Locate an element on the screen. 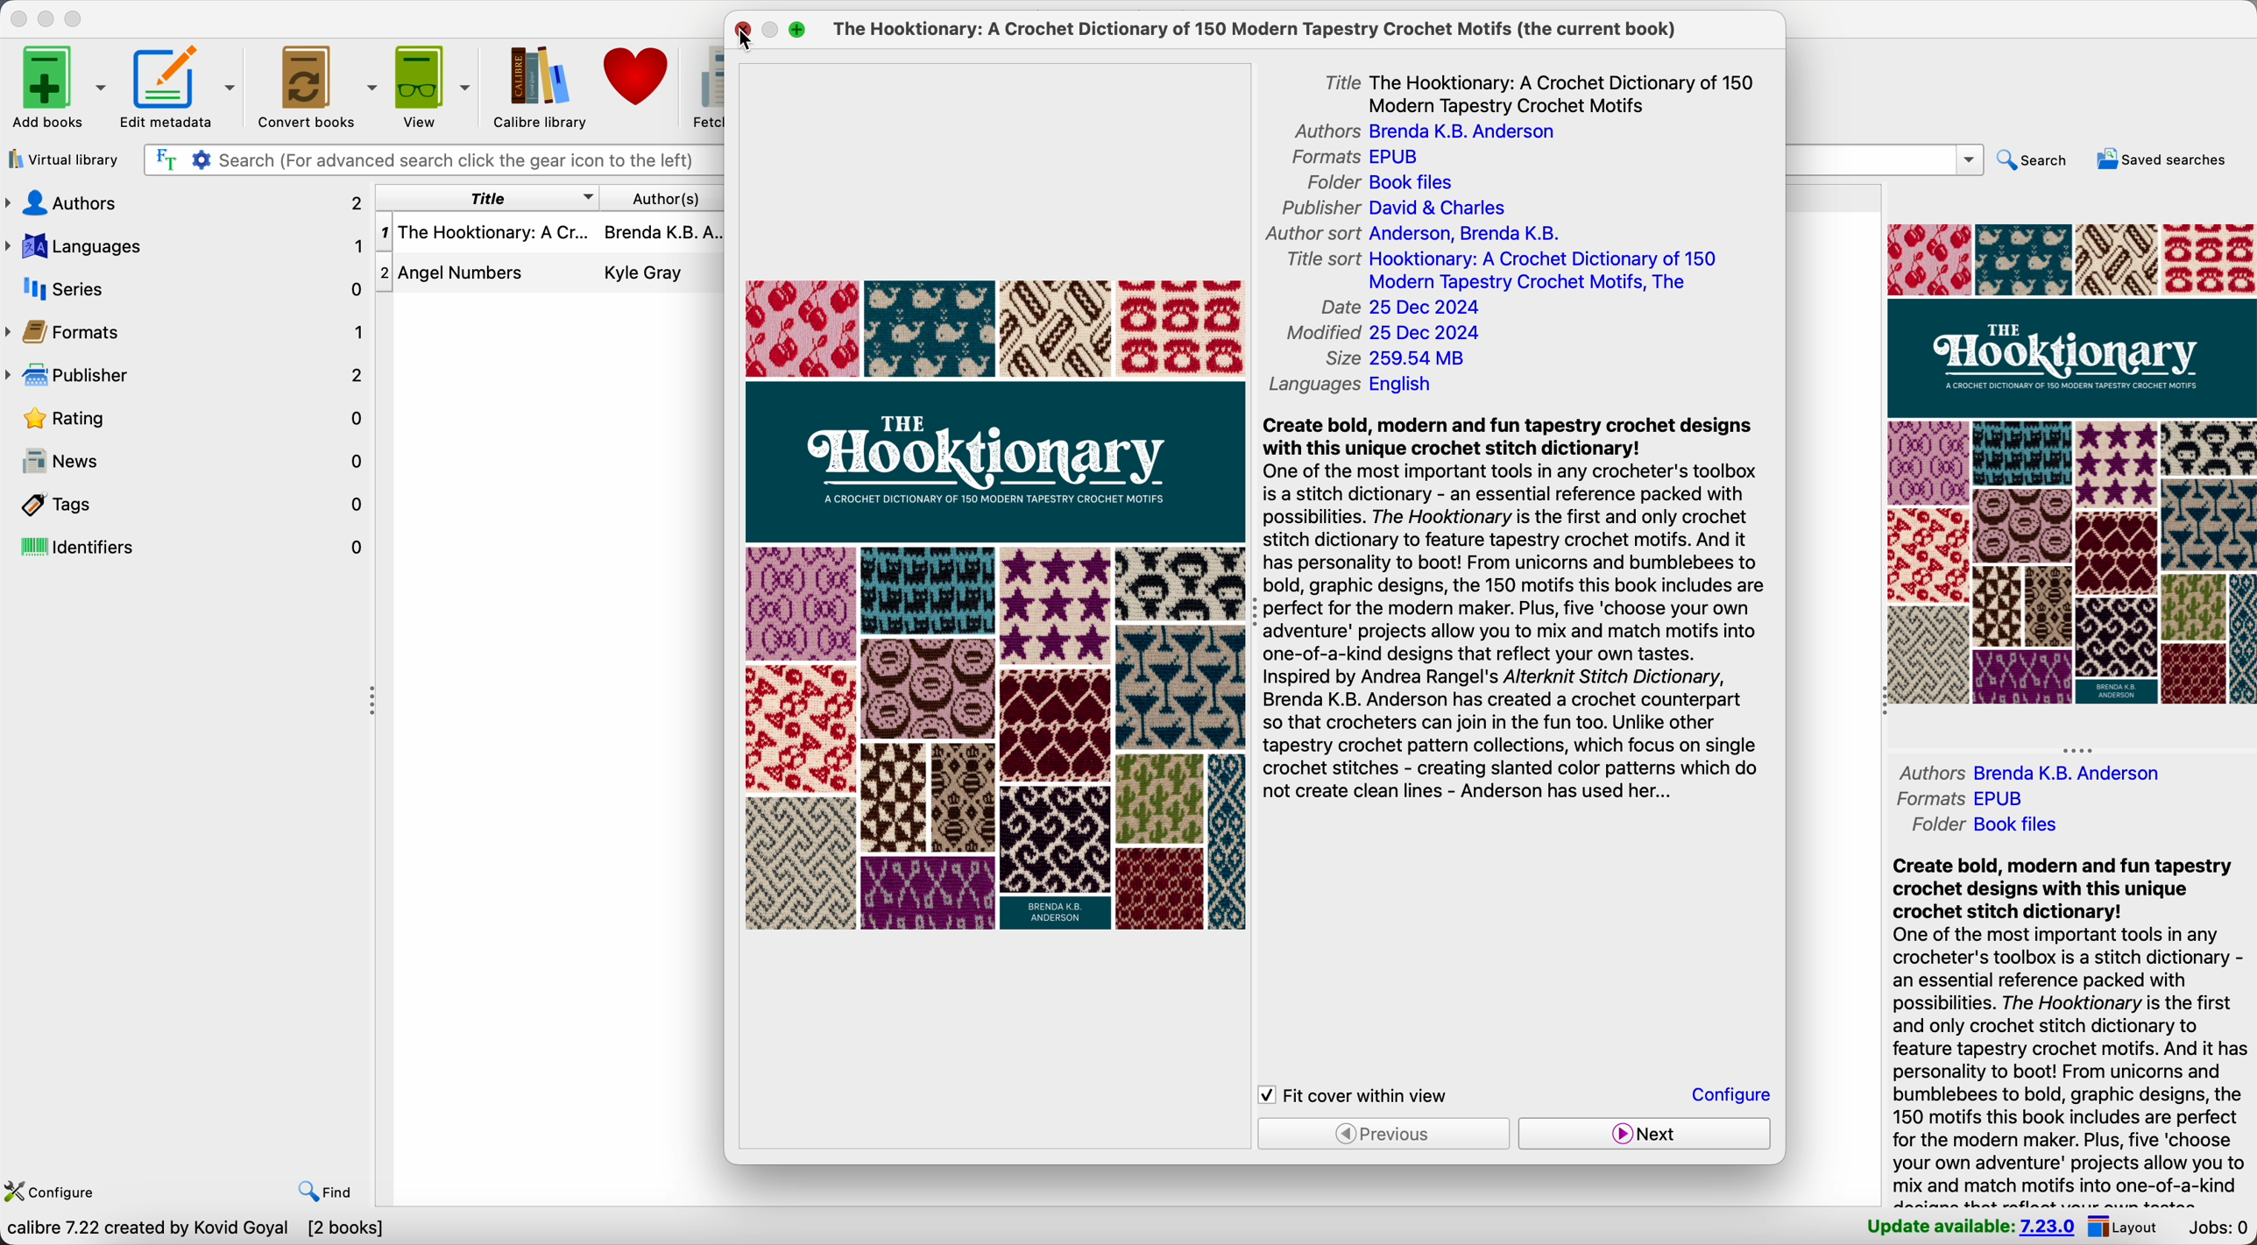  update available is located at coordinates (1970, 1224).